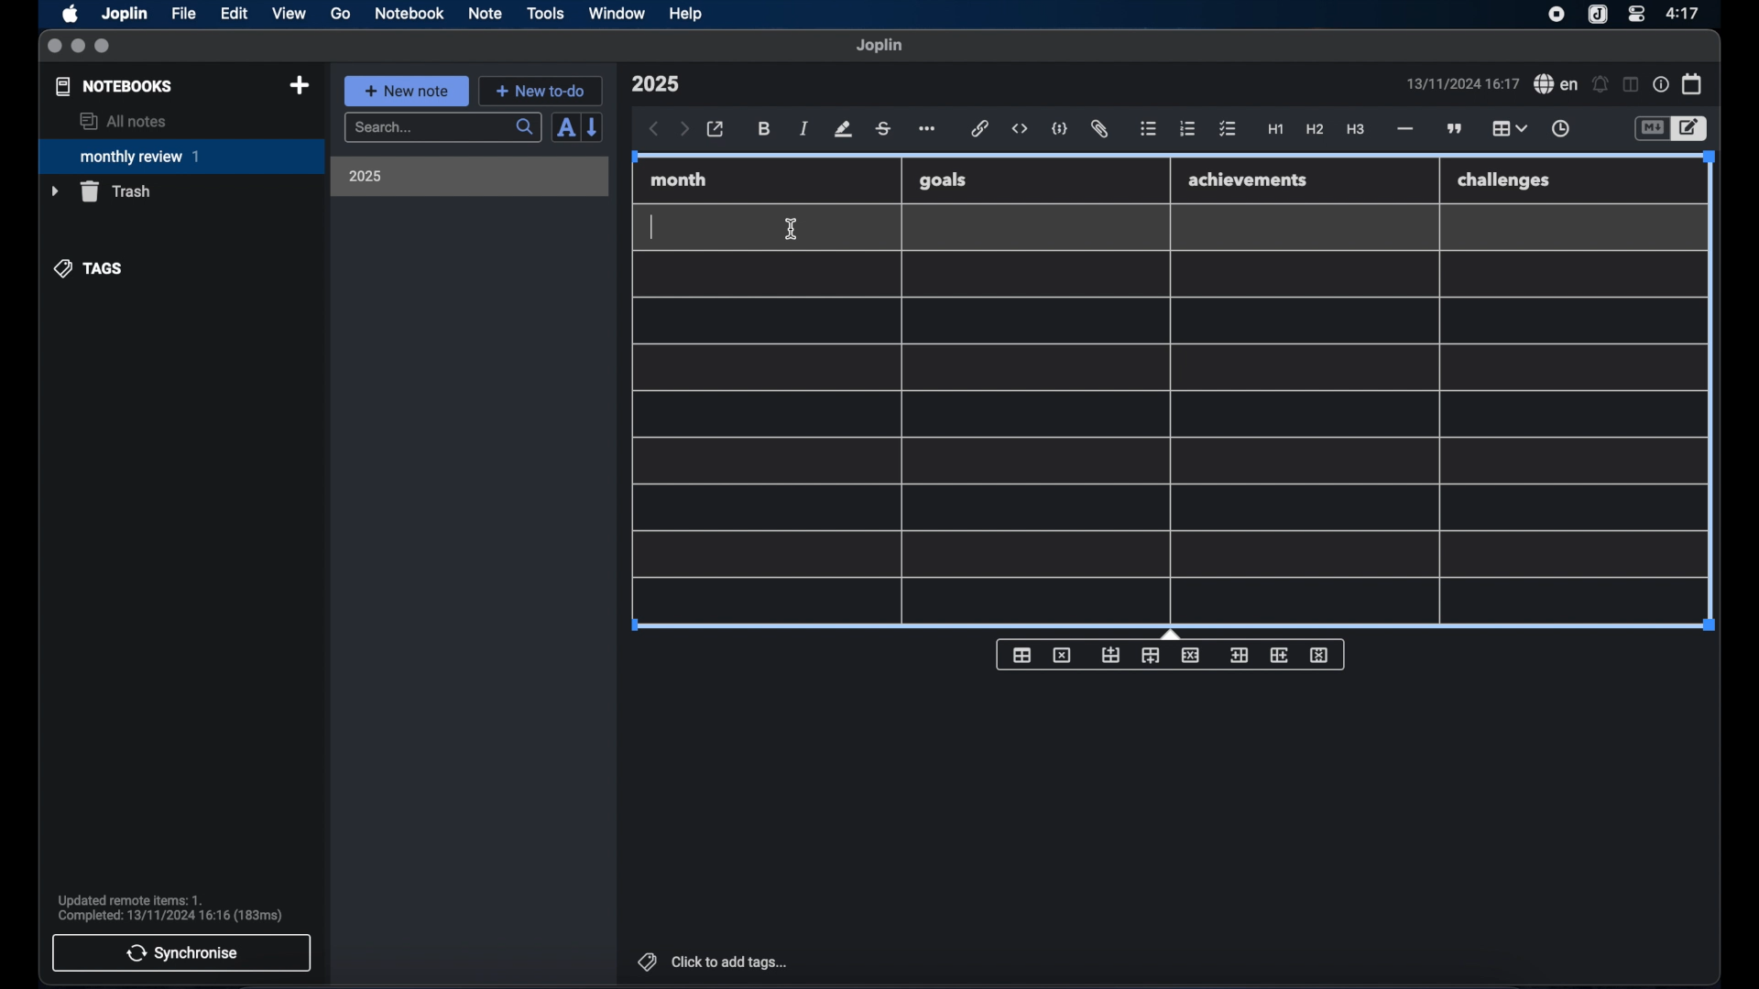 The image size is (1759, 989). Describe the element at coordinates (1148, 129) in the screenshot. I see `bulleted list` at that location.